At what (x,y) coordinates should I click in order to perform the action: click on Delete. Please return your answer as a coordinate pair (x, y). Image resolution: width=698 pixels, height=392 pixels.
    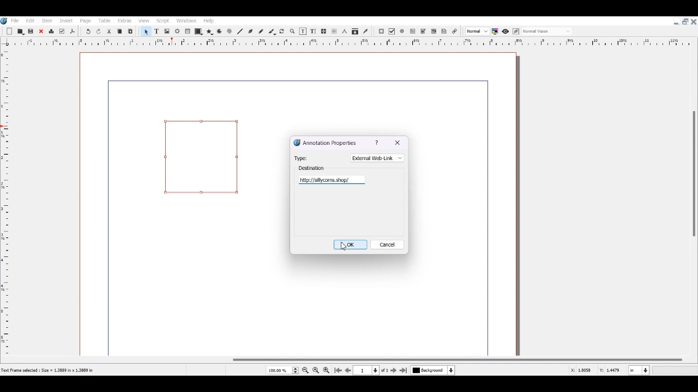
    Looking at the image, I should click on (51, 32).